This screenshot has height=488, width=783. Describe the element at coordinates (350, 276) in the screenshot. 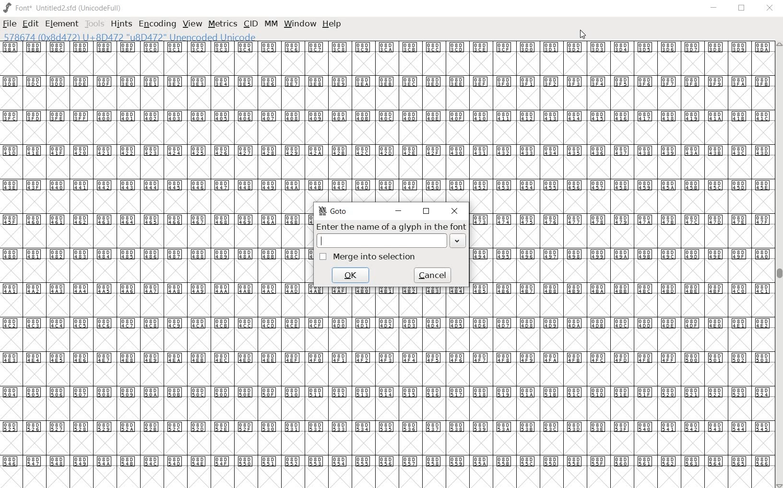

I see `ok` at that location.